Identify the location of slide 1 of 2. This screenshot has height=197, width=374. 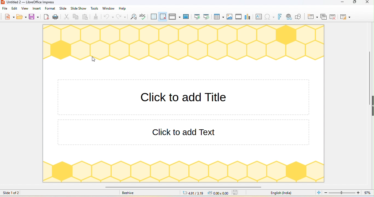
(11, 193).